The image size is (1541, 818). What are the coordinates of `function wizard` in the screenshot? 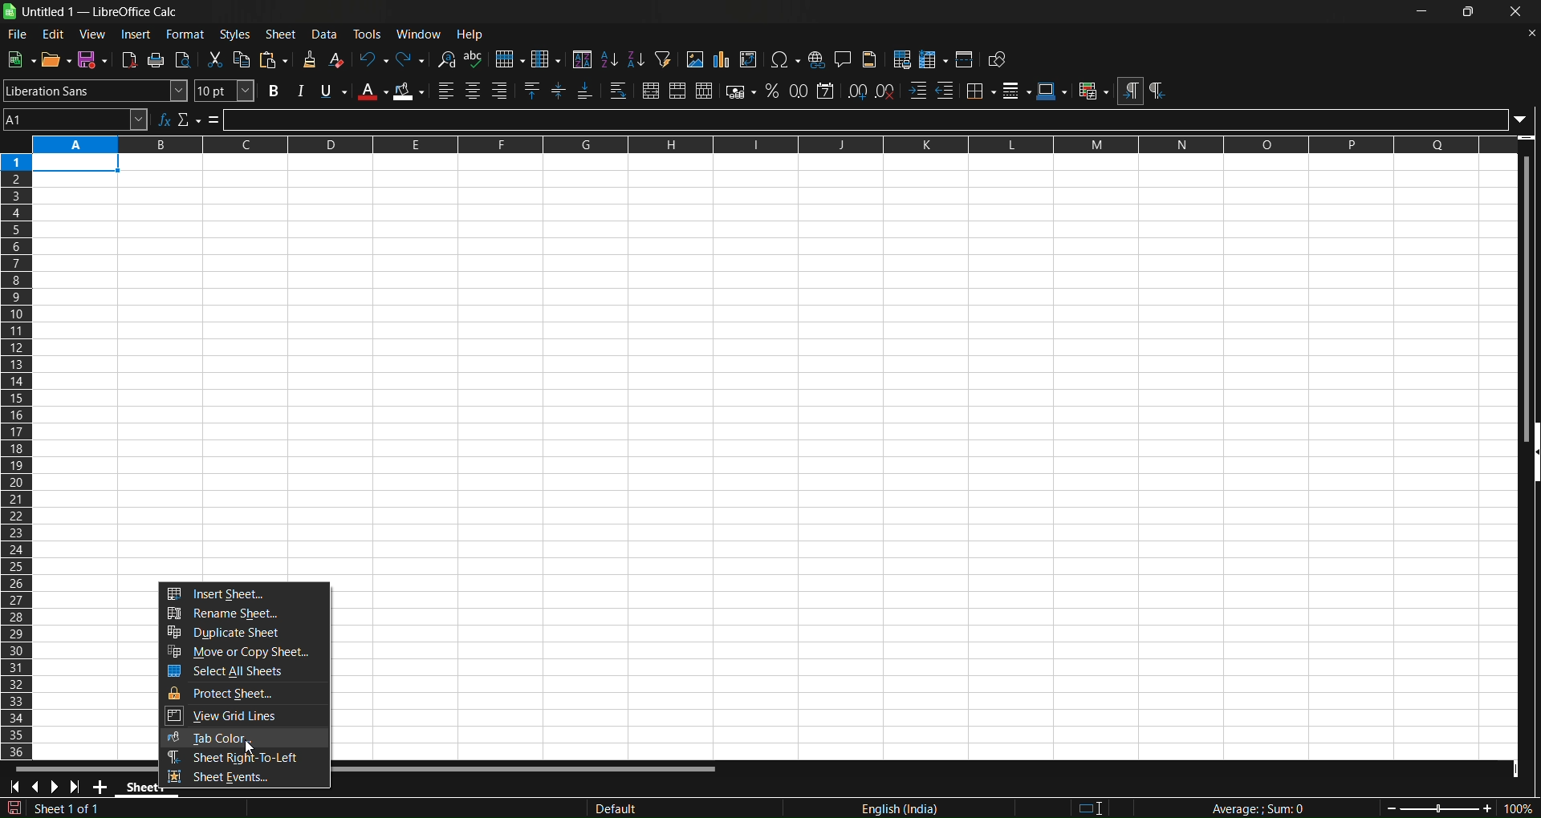 It's located at (165, 119).